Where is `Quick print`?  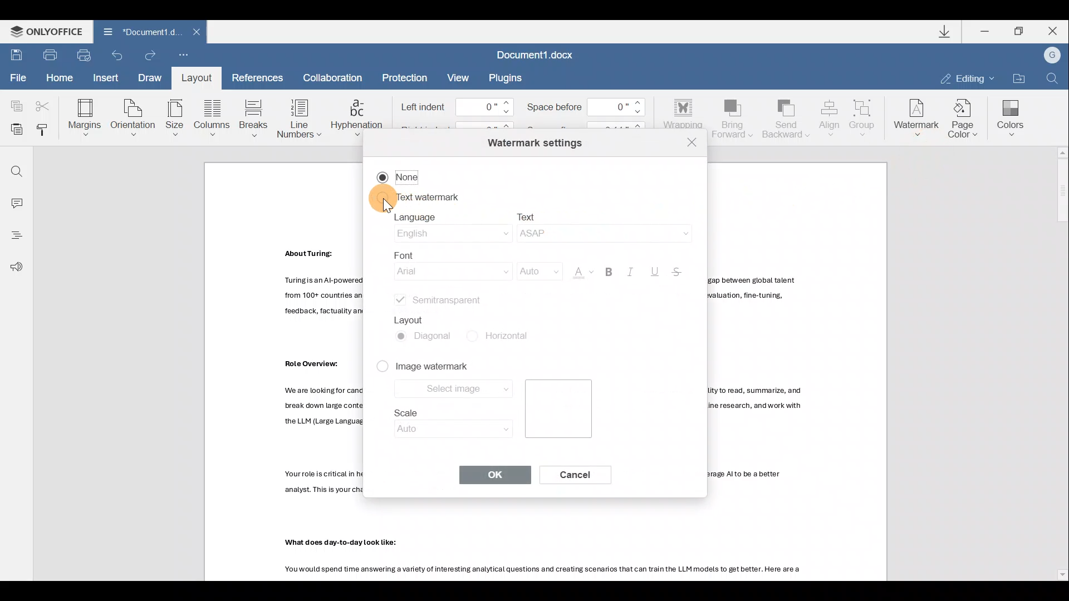
Quick print is located at coordinates (85, 55).